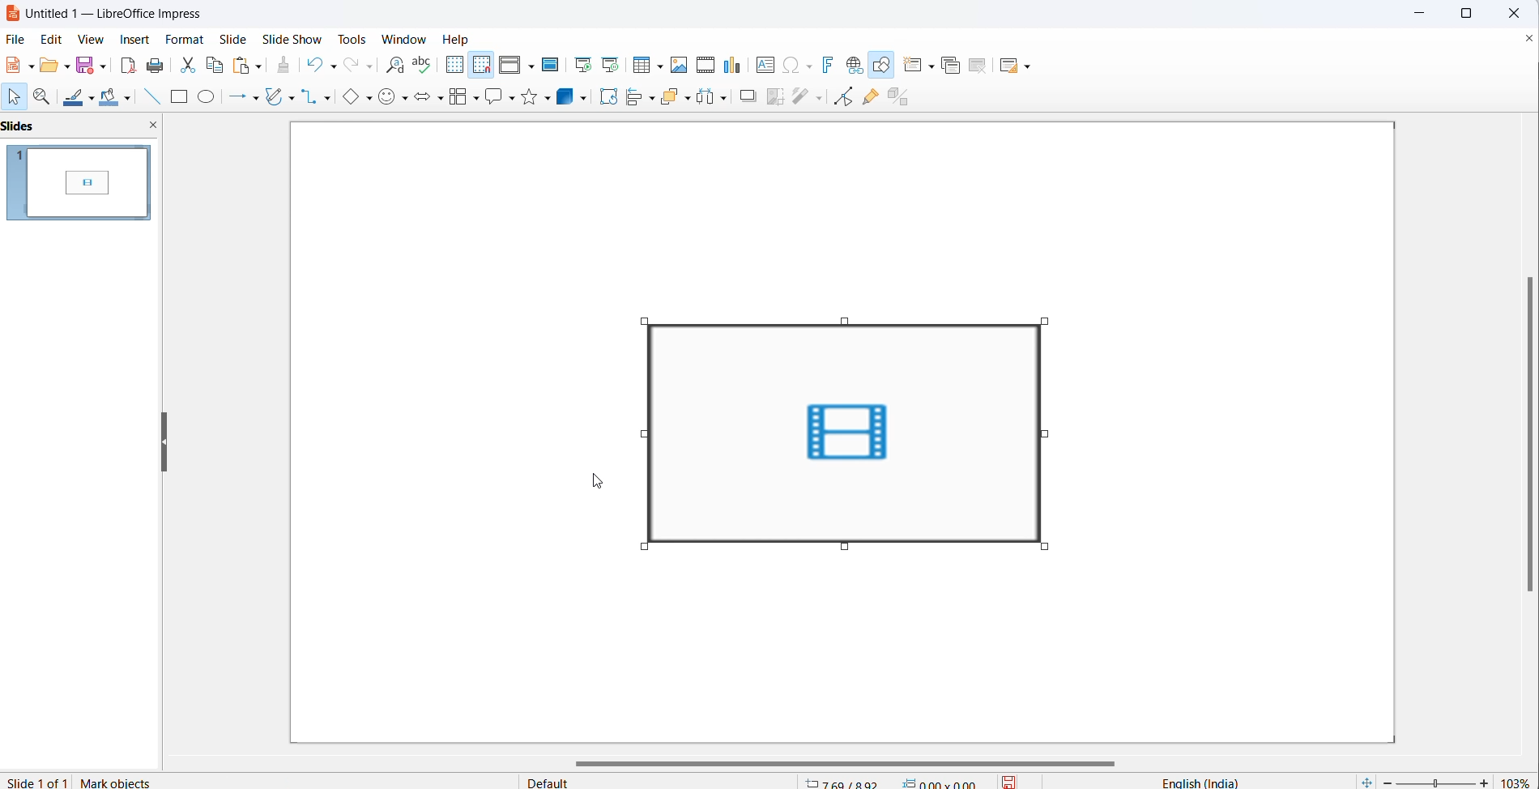 The width and height of the screenshot is (1539, 789). Describe the element at coordinates (639, 320) in the screenshot. I see `selection markup` at that location.